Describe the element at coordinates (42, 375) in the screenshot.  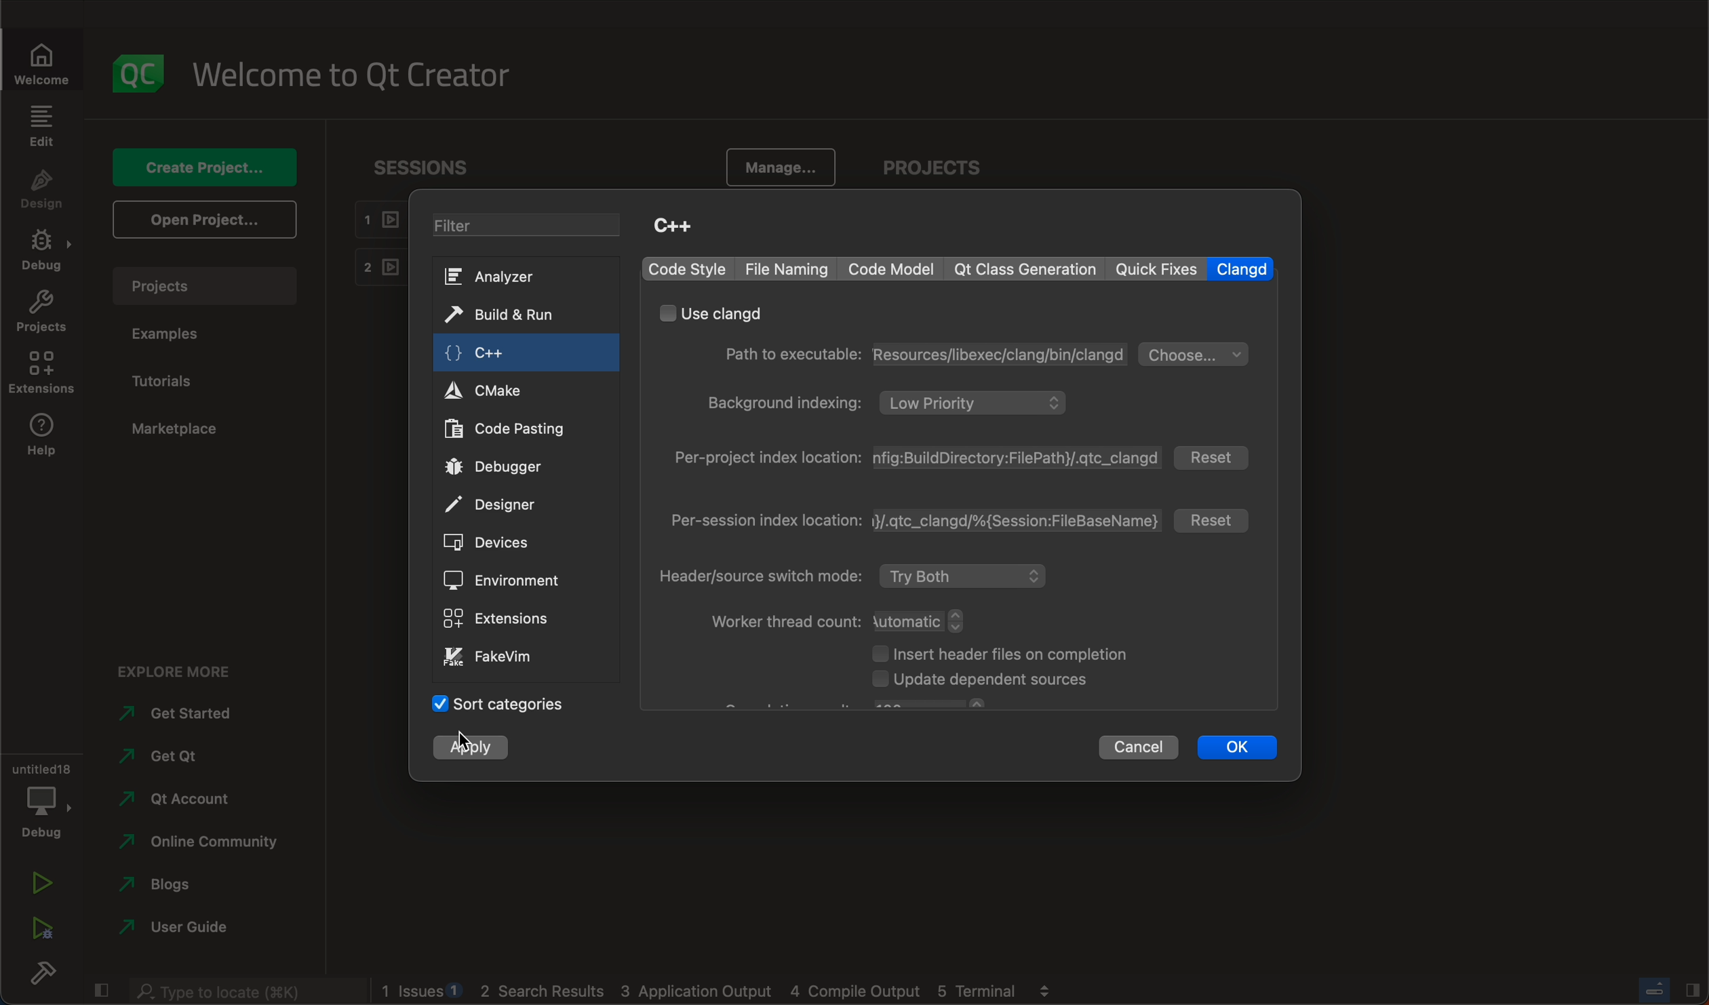
I see `extensions` at that location.